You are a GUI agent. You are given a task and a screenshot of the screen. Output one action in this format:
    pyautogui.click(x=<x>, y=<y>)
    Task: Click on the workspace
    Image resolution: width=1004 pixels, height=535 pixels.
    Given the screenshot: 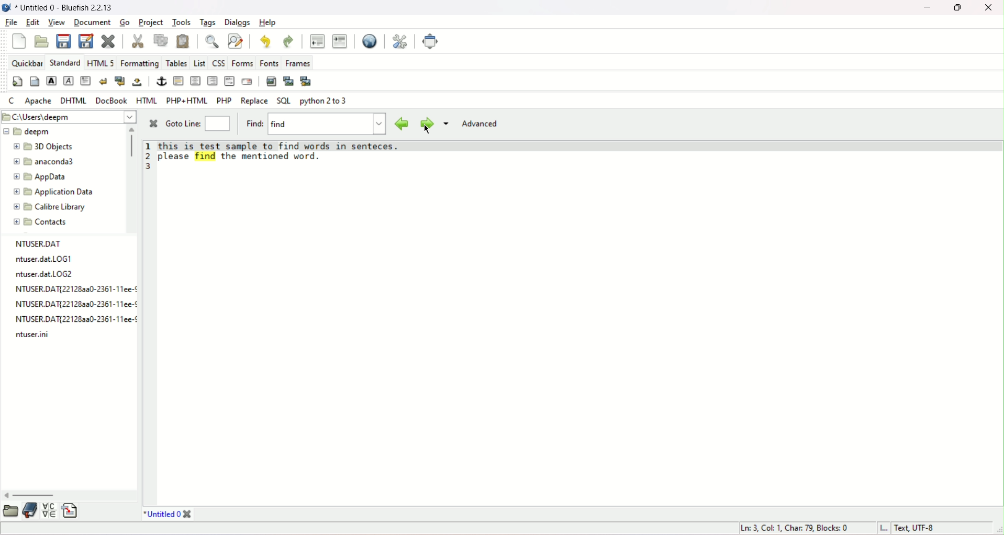 What is the action you would take?
    pyautogui.click(x=585, y=337)
    